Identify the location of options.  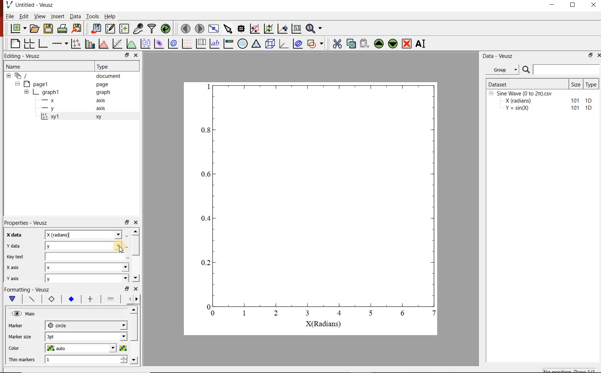
(89, 299).